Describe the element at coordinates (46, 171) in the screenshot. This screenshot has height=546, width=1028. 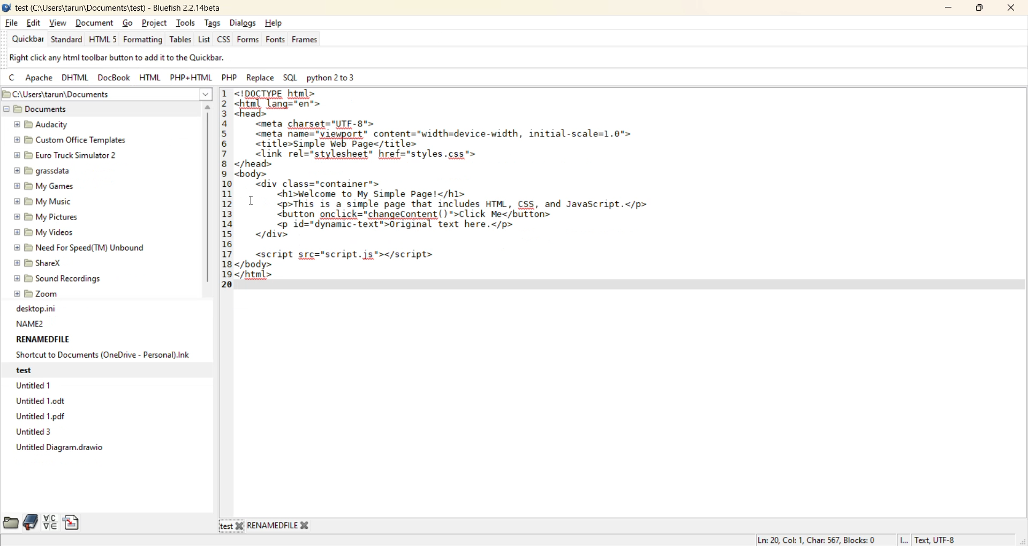
I see `# 9 grassdata` at that location.